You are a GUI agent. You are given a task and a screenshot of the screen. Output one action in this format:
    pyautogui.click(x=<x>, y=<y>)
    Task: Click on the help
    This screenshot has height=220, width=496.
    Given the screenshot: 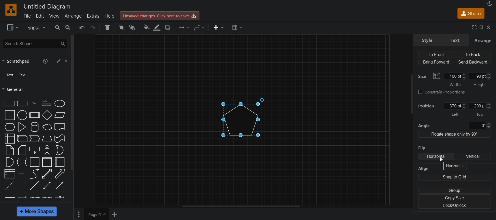 What is the action you would take?
    pyautogui.click(x=110, y=16)
    